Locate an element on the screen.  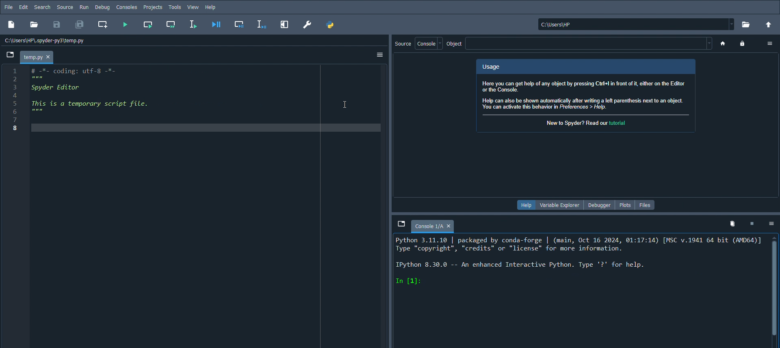
Source is located at coordinates (402, 44).